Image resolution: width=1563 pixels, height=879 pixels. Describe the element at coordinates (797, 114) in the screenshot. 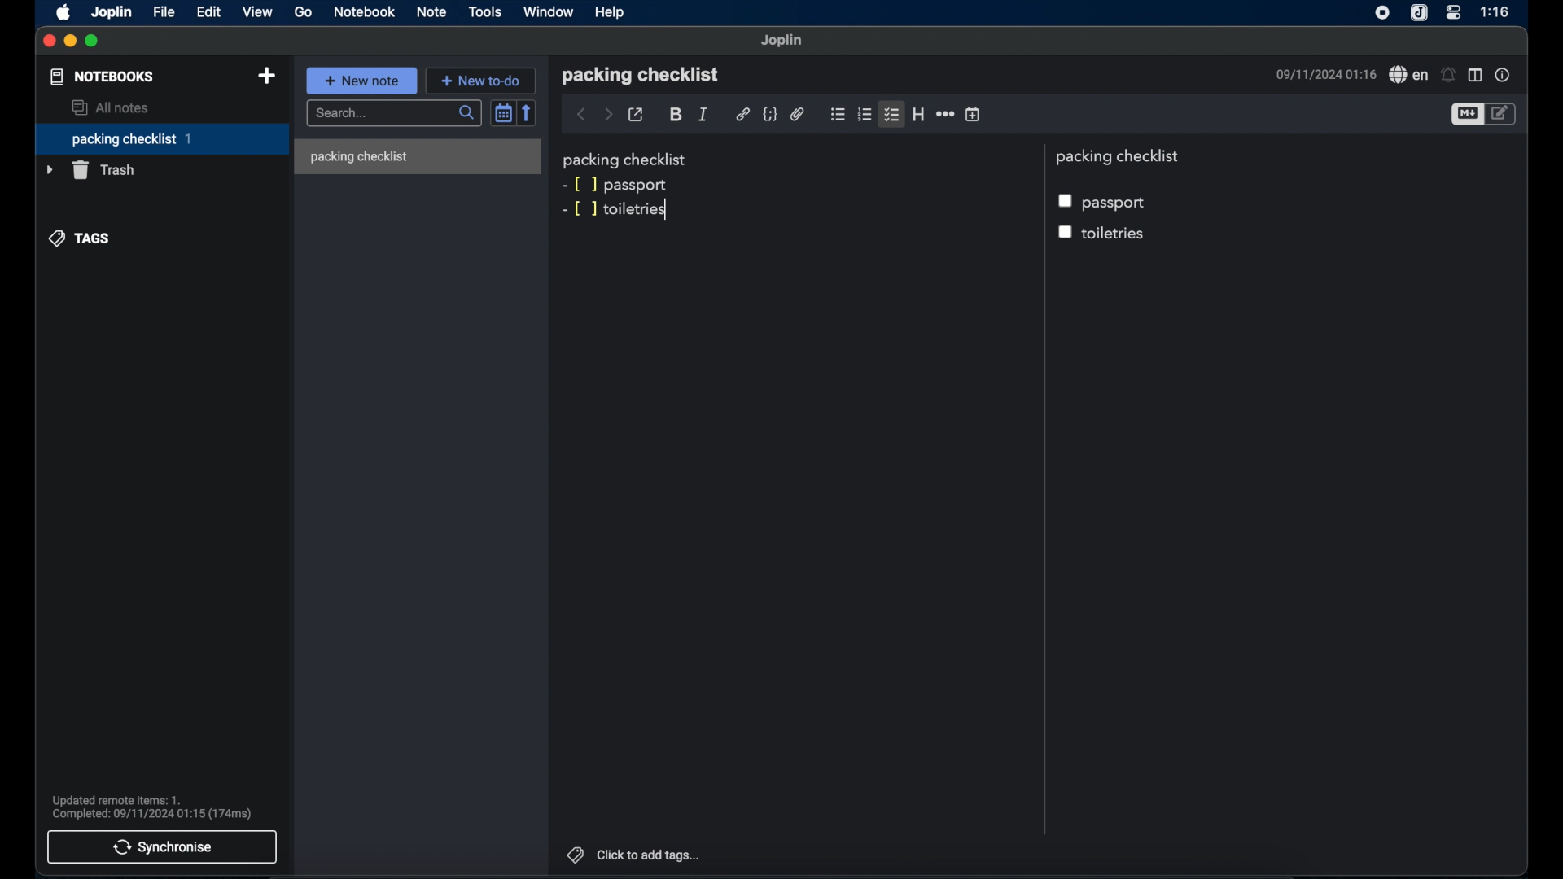

I see `attach file` at that location.